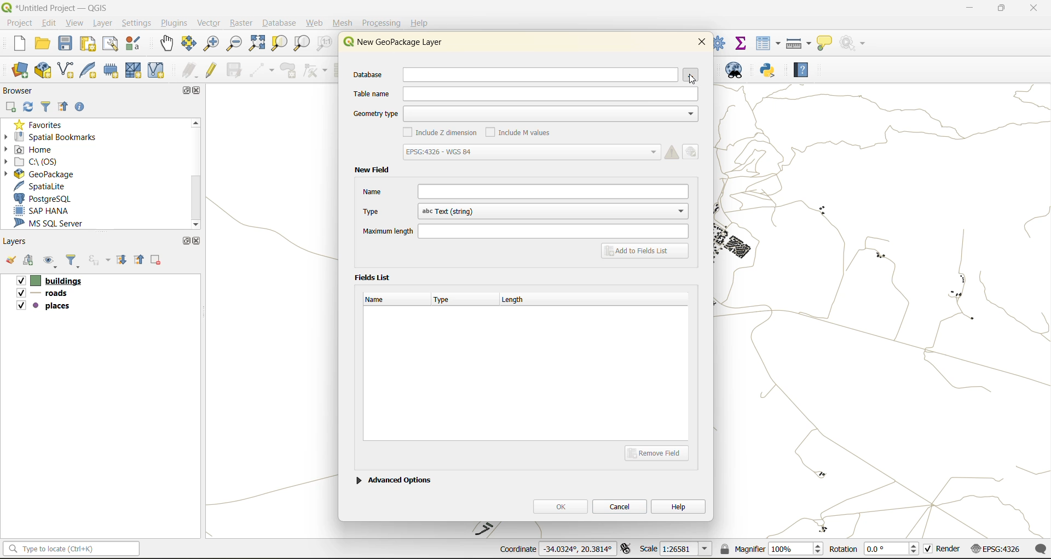 The height and width of the screenshot is (559, 1051). Describe the element at coordinates (677, 549) in the screenshot. I see `scale(1:26581)` at that location.